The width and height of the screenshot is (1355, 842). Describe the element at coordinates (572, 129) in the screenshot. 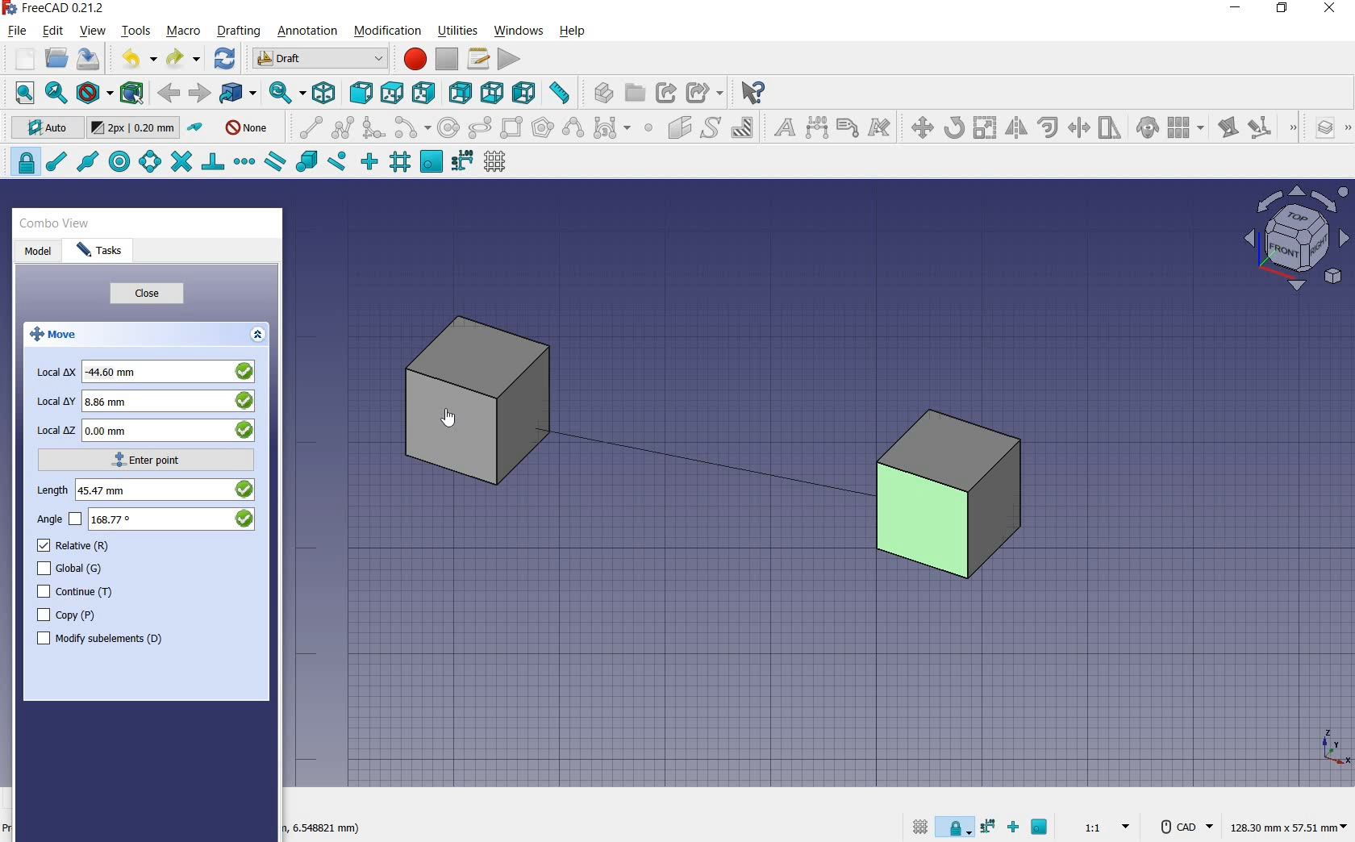

I see `B-Spline` at that location.